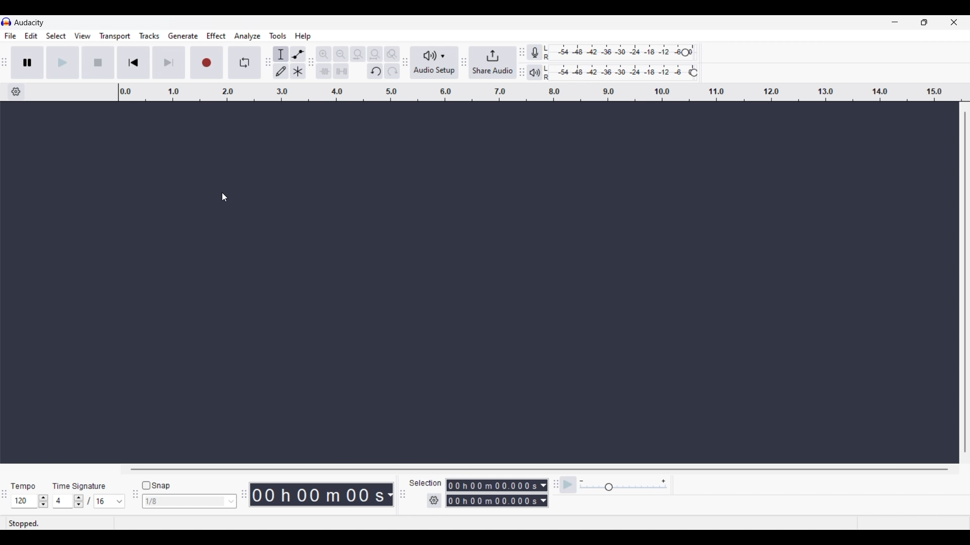  I want to click on Draw tool, so click(281, 71).